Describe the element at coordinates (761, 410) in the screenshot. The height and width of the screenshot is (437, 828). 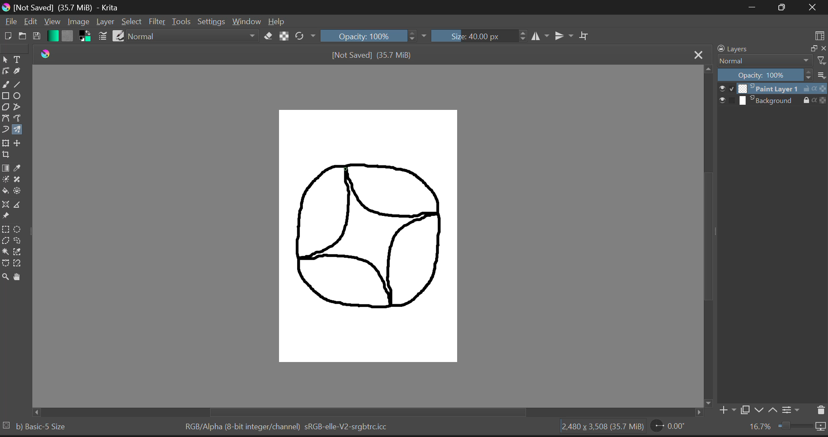
I see `Move Layer Down` at that location.